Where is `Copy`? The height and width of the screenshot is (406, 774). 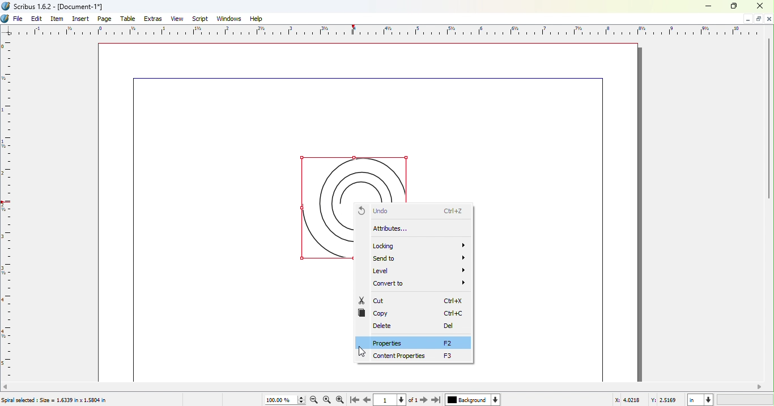 Copy is located at coordinates (414, 313).